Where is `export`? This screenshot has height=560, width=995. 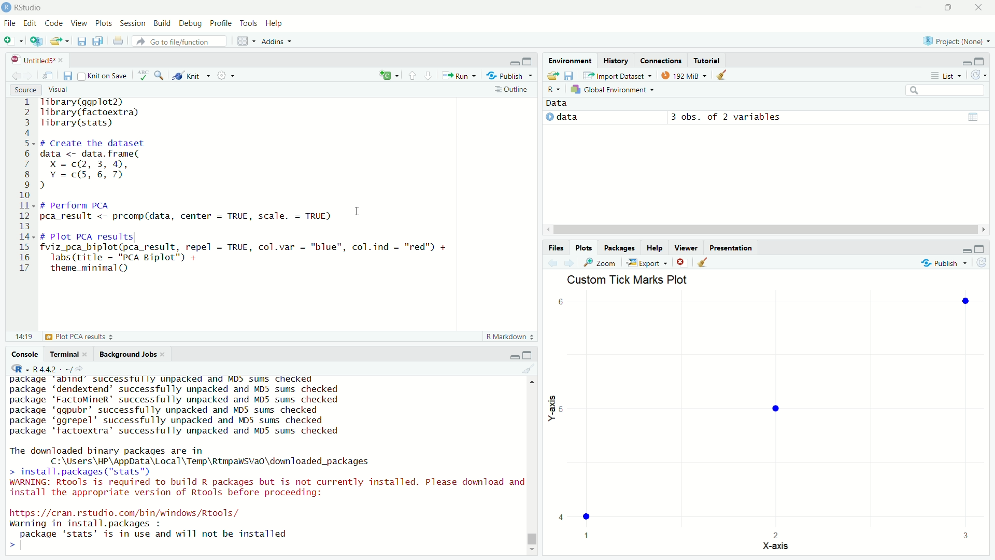 export is located at coordinates (647, 263).